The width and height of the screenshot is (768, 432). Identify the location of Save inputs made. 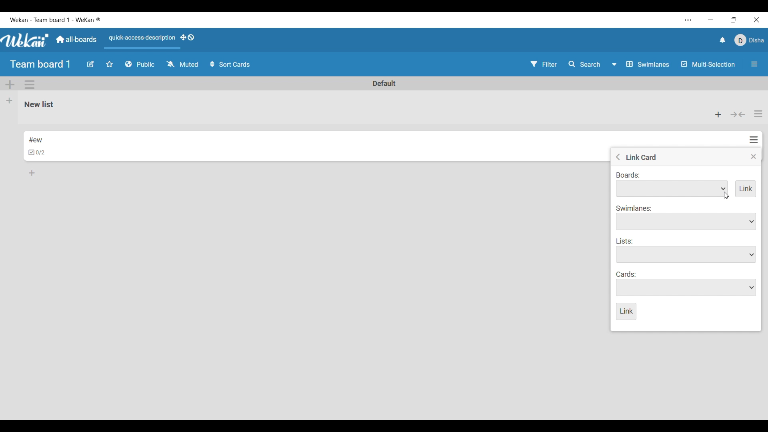
(626, 312).